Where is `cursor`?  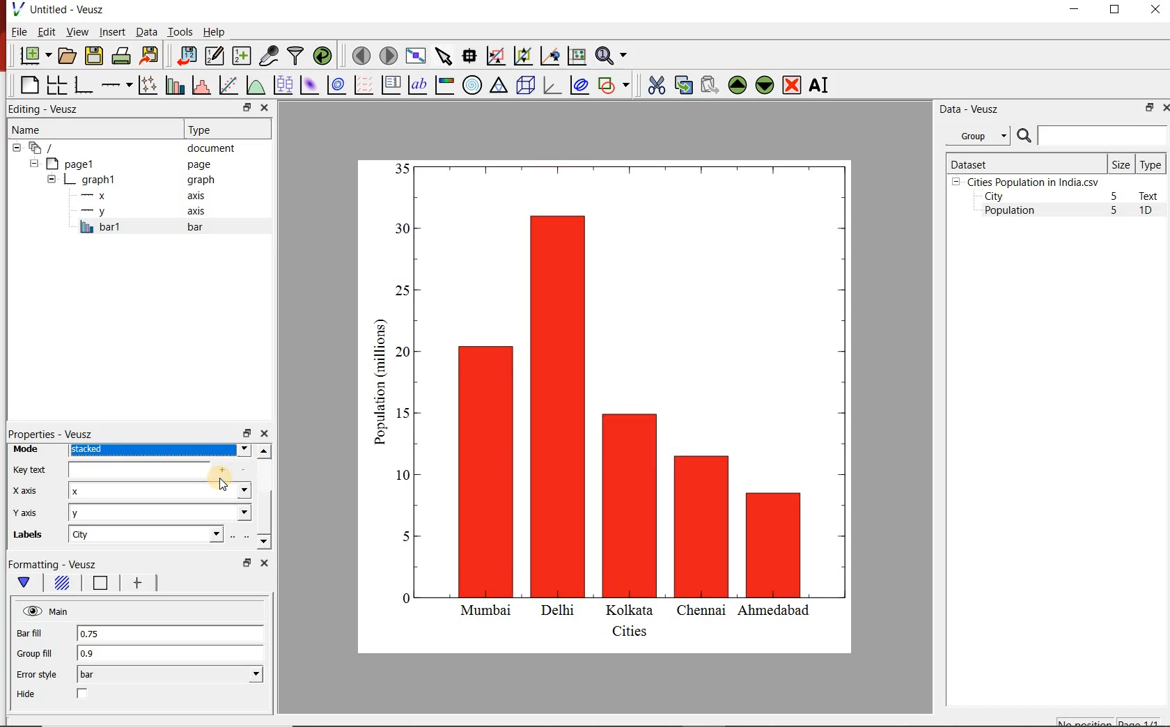
cursor is located at coordinates (226, 483).